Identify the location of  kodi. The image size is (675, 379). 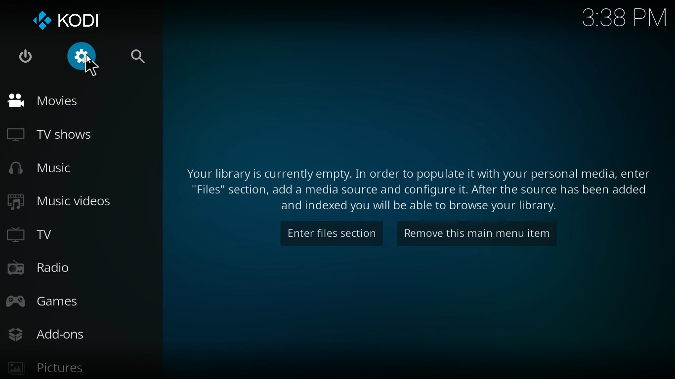
(71, 20).